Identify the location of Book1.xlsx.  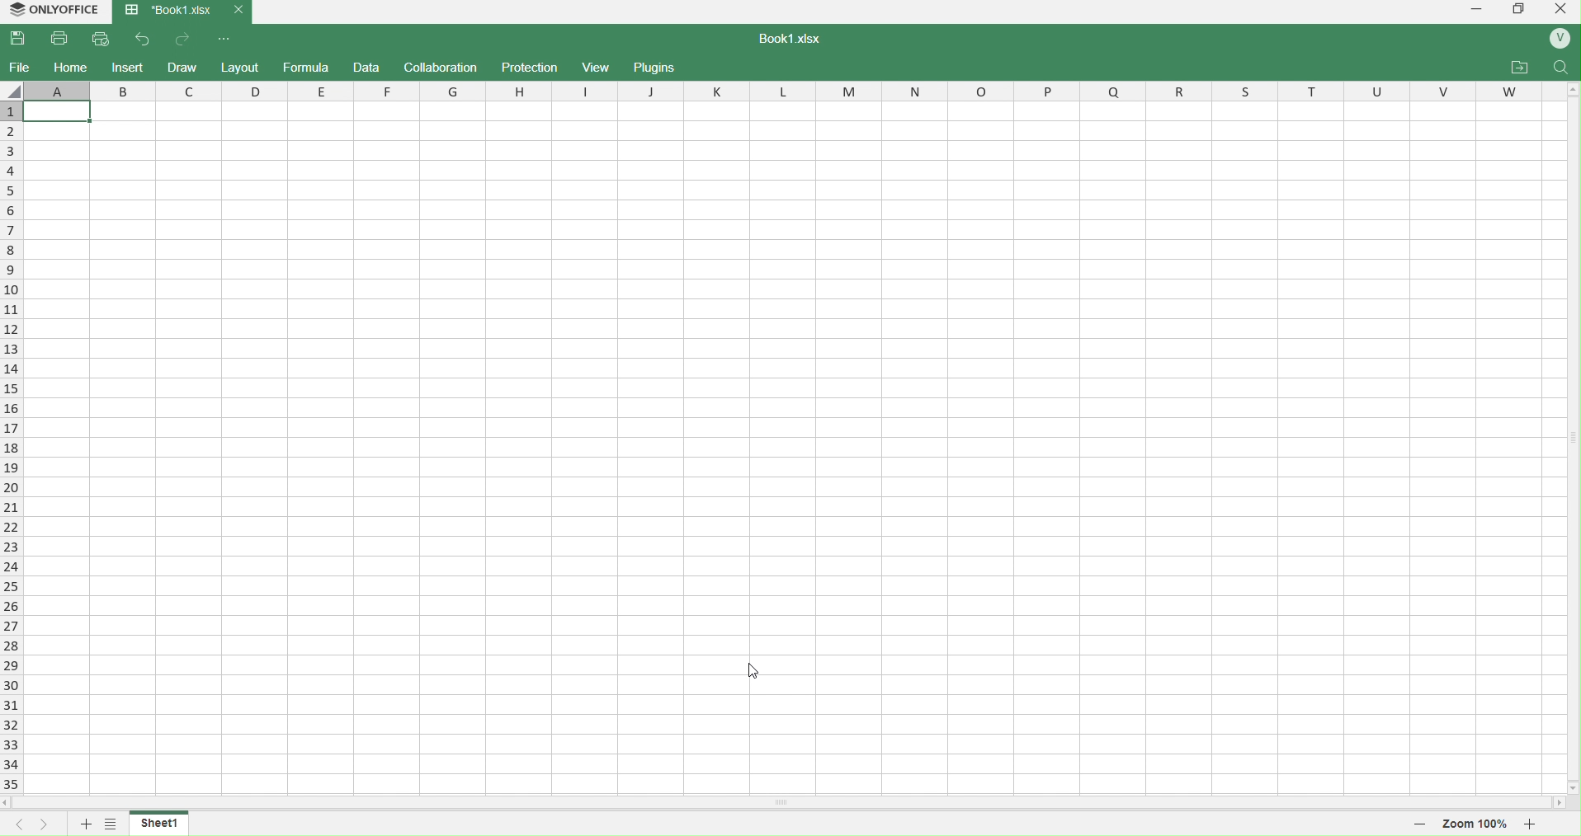
(167, 12).